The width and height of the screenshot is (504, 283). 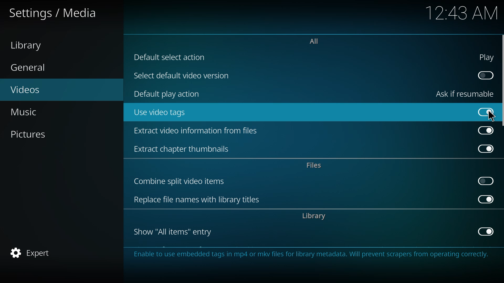 I want to click on info, so click(x=310, y=256).